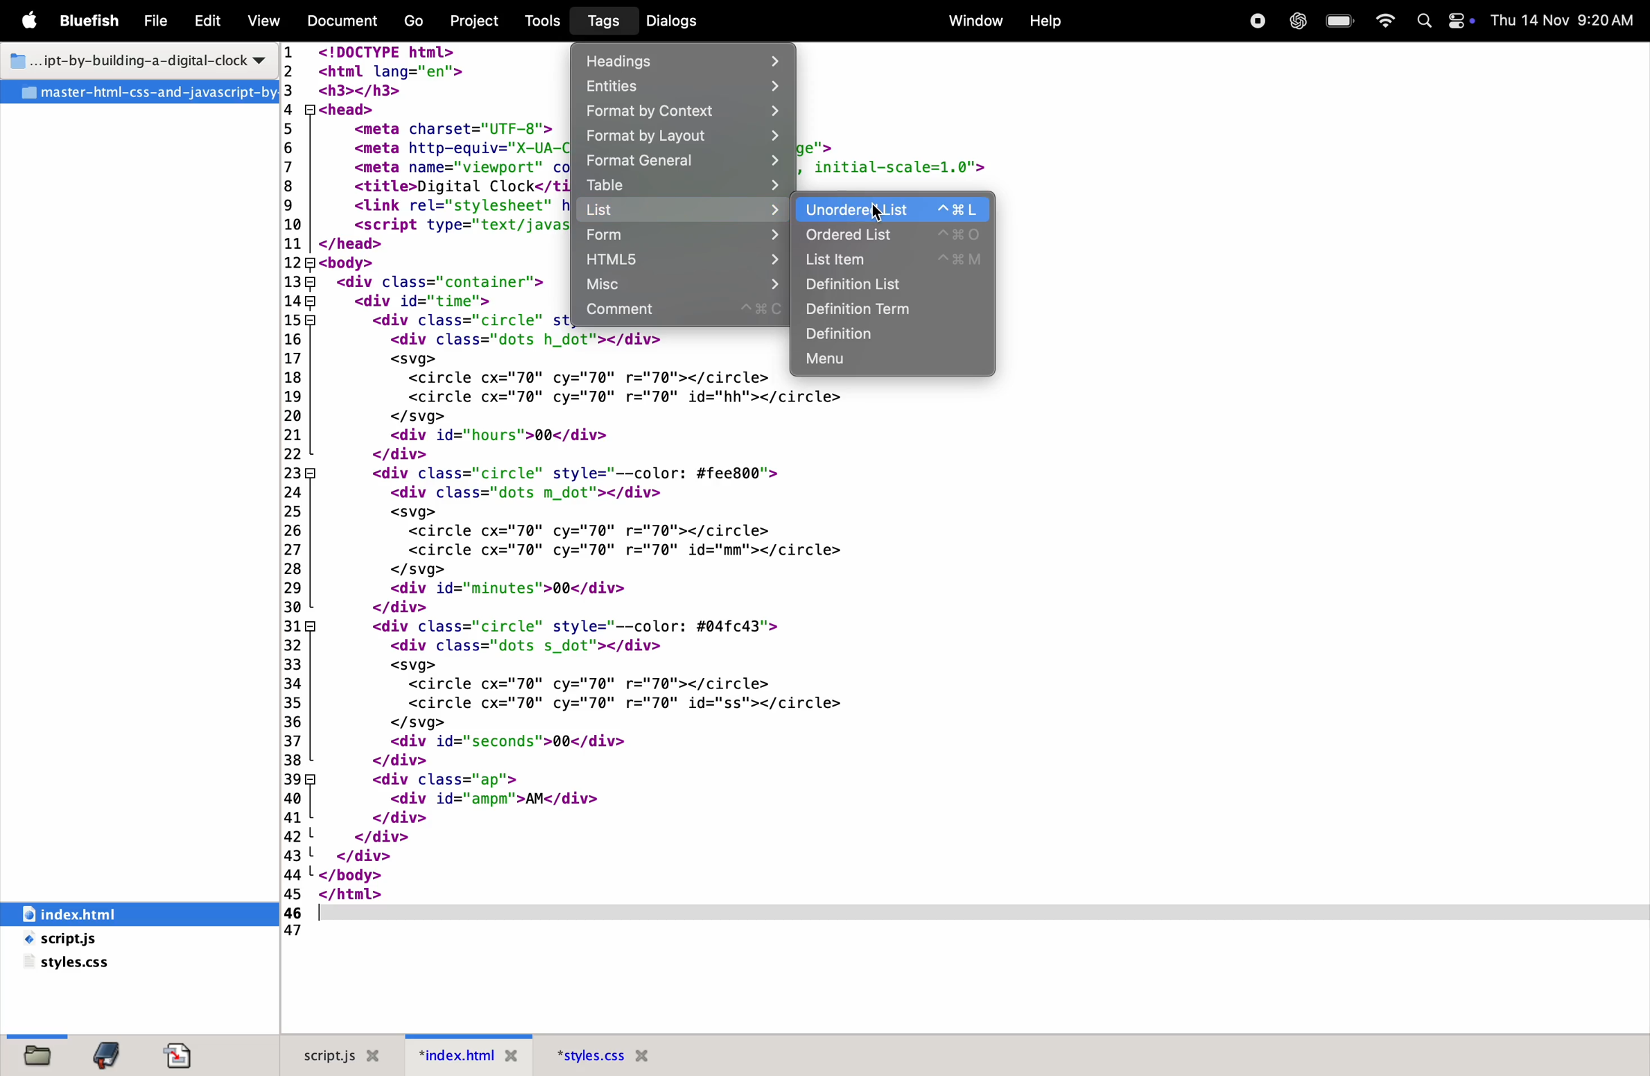 Image resolution: width=1650 pixels, height=1076 pixels. I want to click on record, so click(1256, 21).